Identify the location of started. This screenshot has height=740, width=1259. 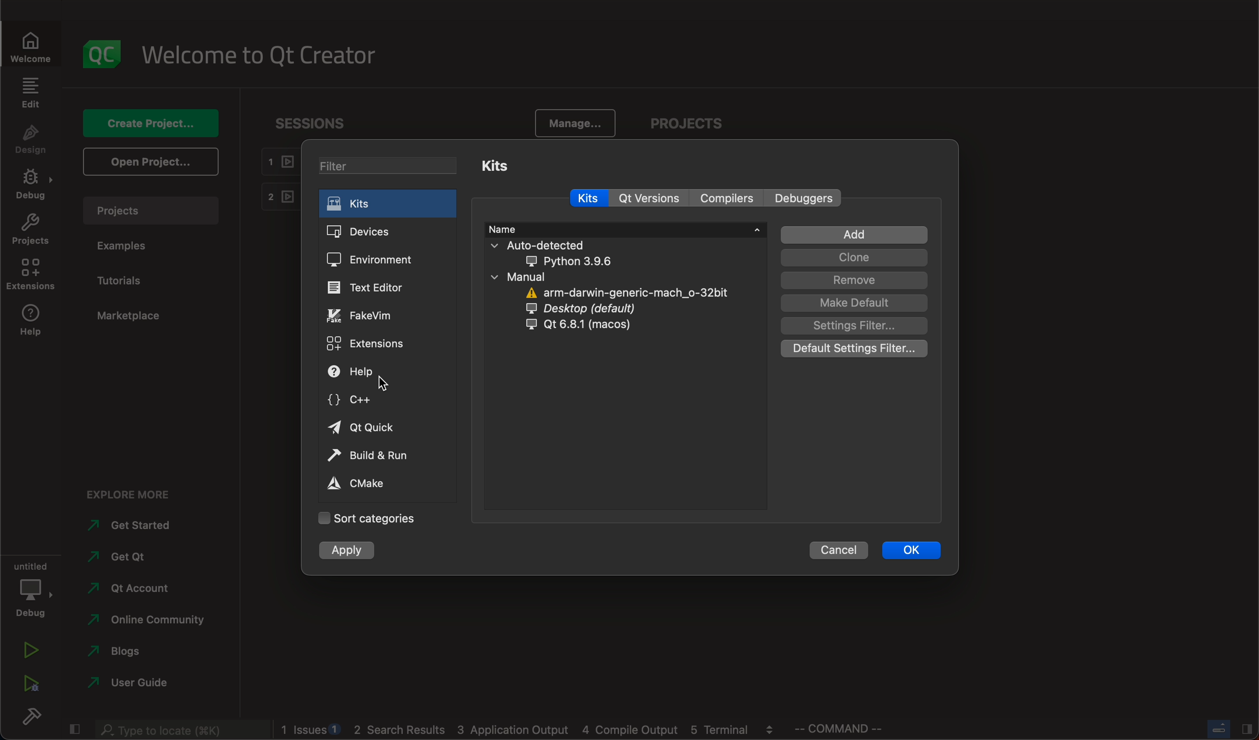
(137, 526).